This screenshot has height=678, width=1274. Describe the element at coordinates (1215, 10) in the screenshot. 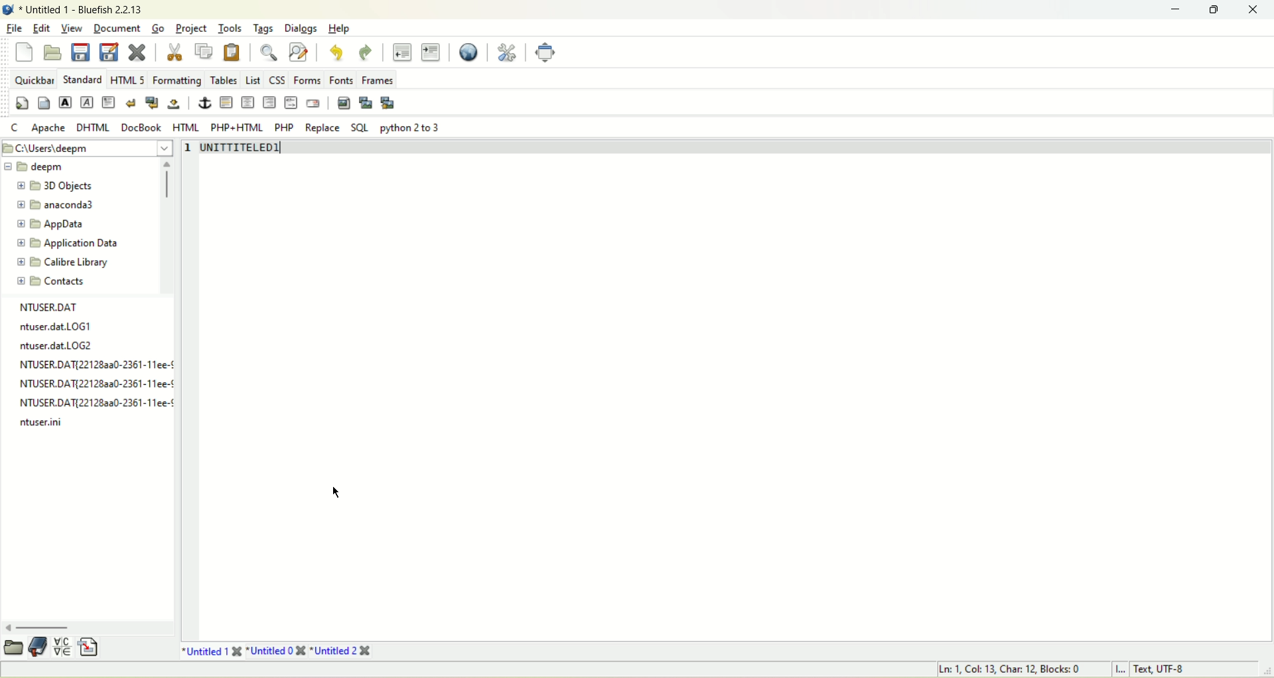

I see `maximize` at that location.